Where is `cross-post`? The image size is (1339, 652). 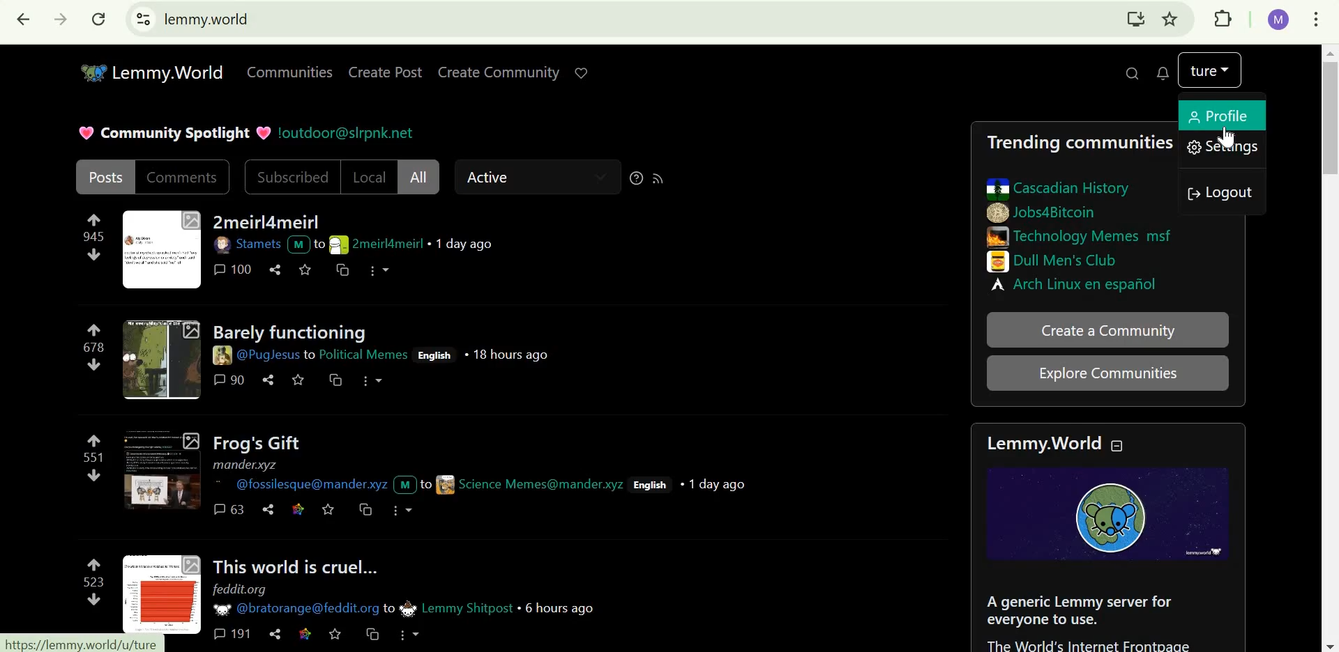 cross-post is located at coordinates (363, 509).